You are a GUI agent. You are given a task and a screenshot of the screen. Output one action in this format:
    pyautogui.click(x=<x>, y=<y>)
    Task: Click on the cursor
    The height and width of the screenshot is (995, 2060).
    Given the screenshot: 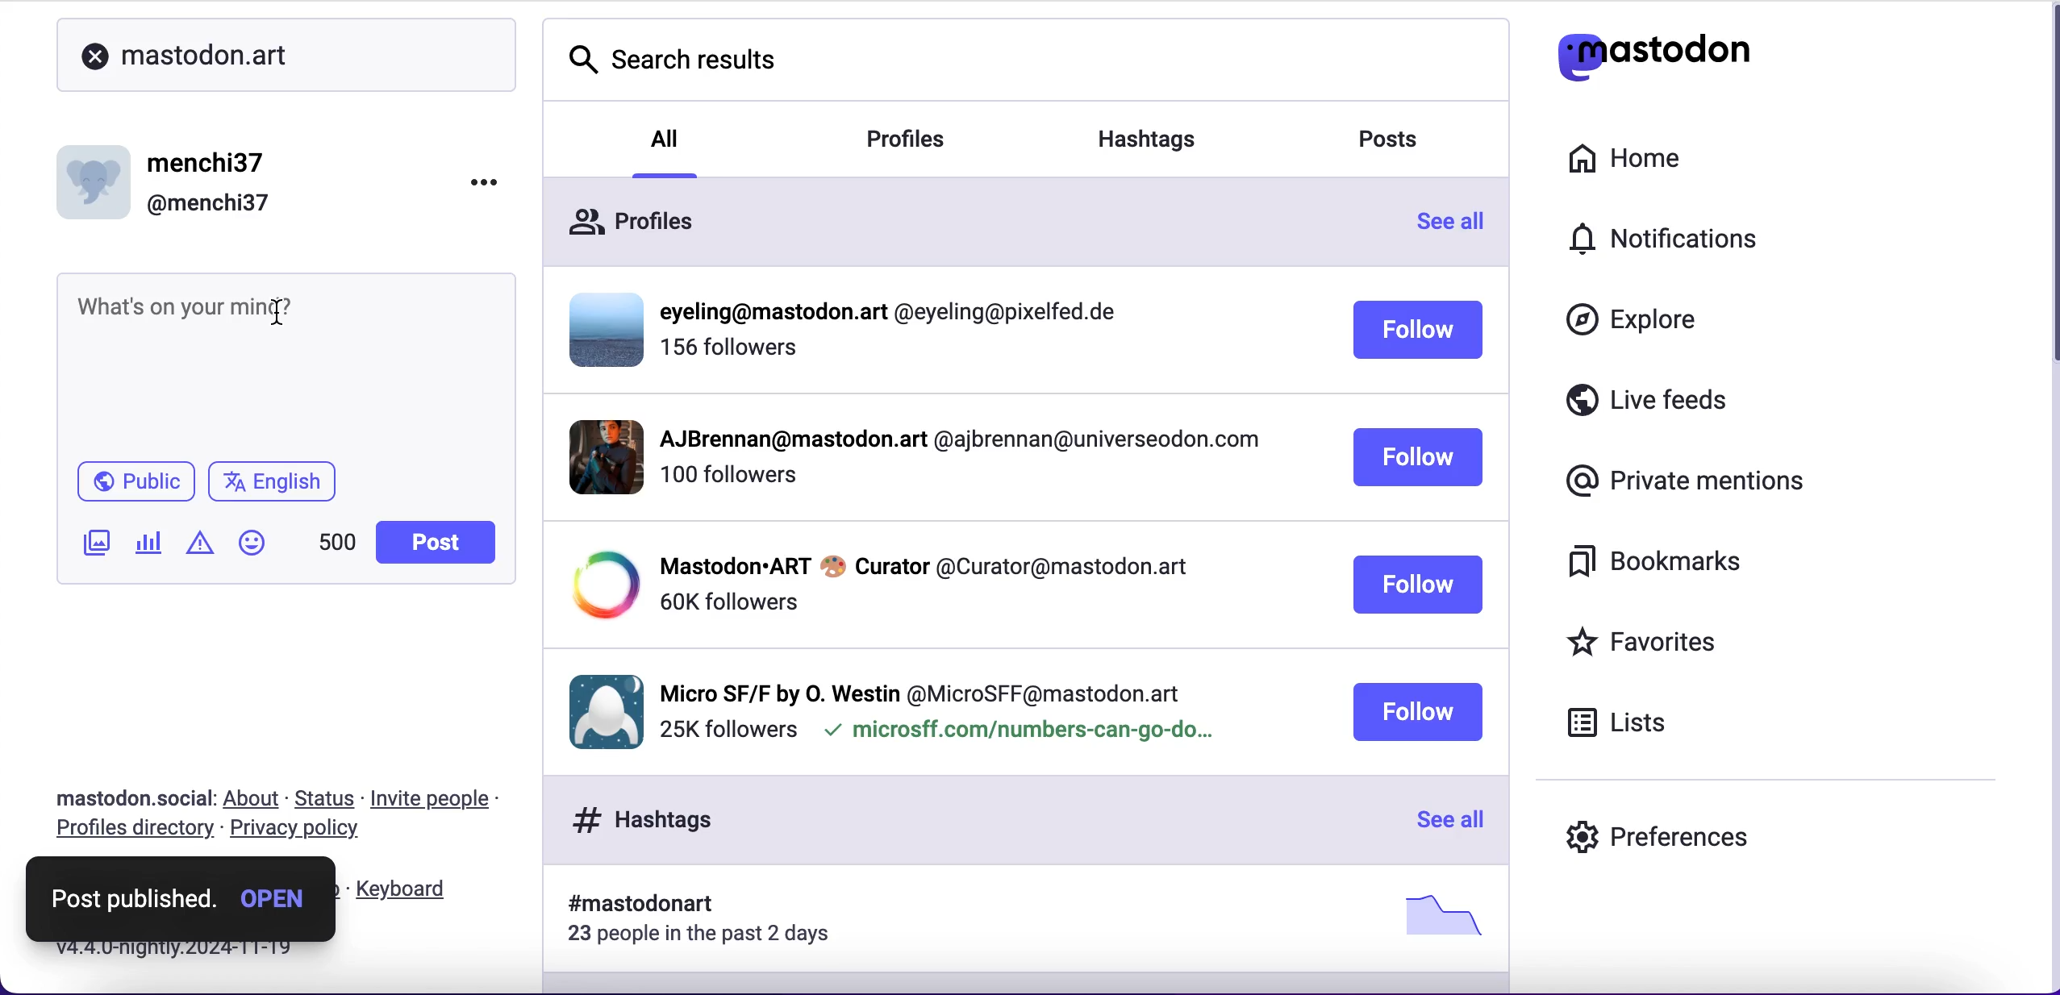 What is the action you would take?
    pyautogui.click(x=273, y=314)
    